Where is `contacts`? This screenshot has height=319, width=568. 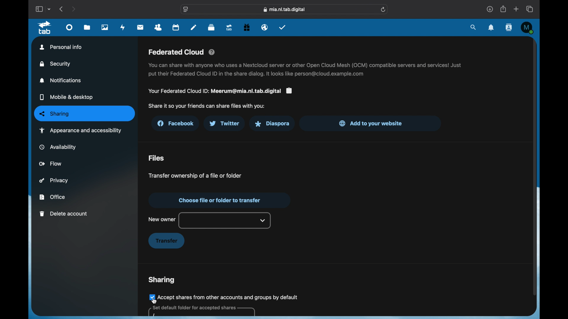
contacts is located at coordinates (508, 27).